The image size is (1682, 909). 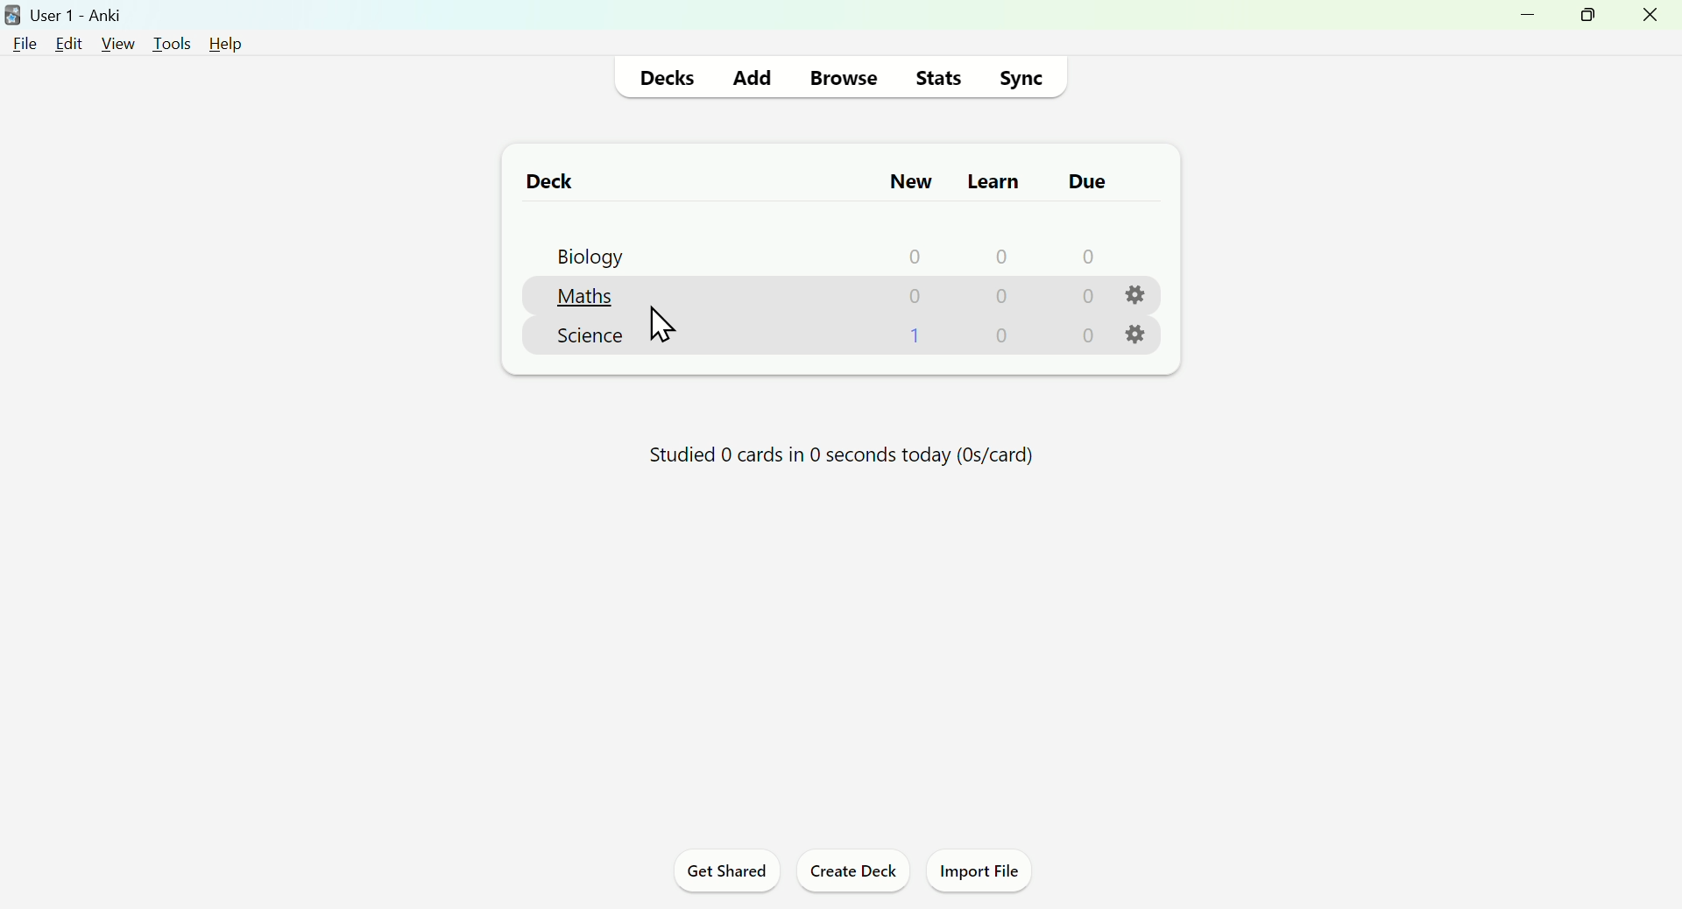 What do you see at coordinates (831, 461) in the screenshot?
I see `Progress` at bounding box center [831, 461].